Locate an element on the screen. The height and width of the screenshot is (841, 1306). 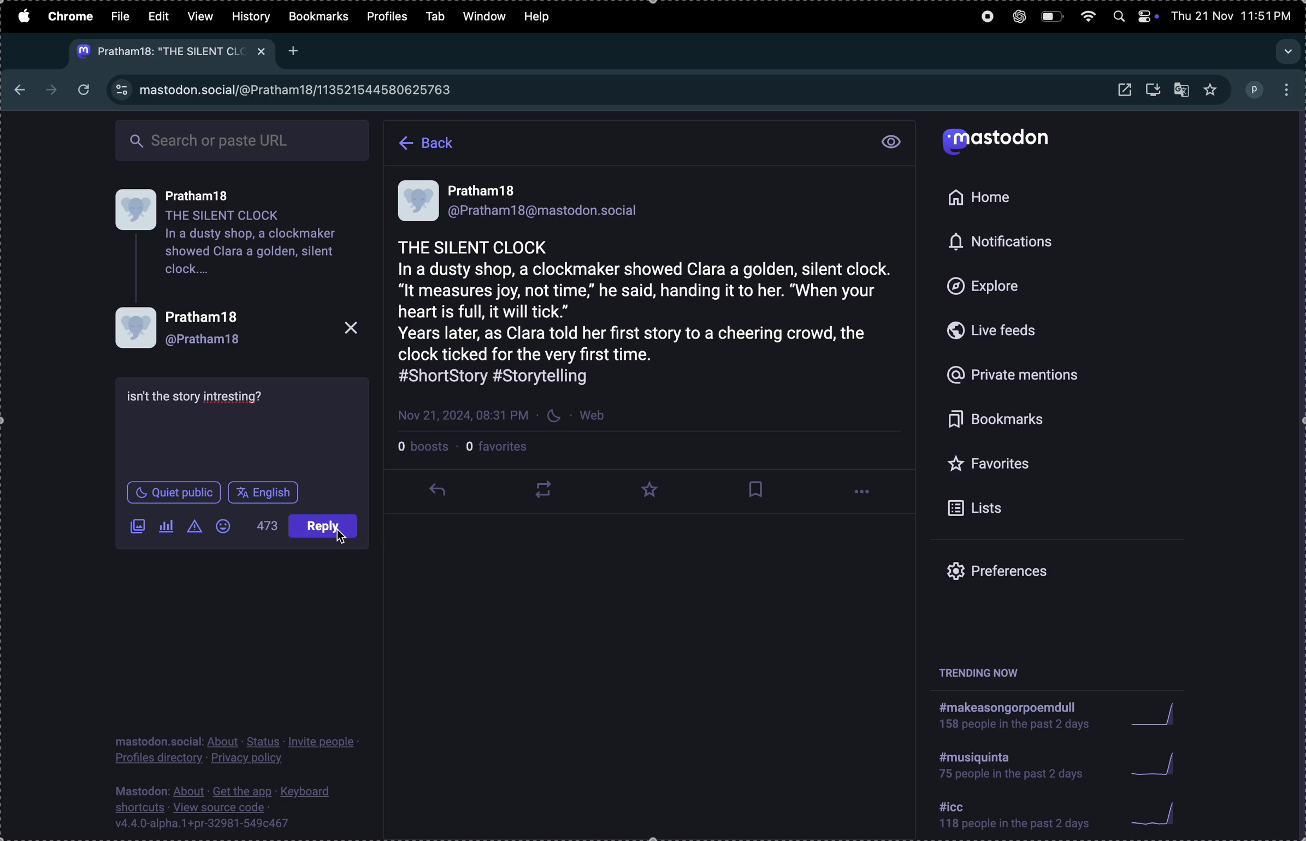
profile is located at coordinates (389, 17).